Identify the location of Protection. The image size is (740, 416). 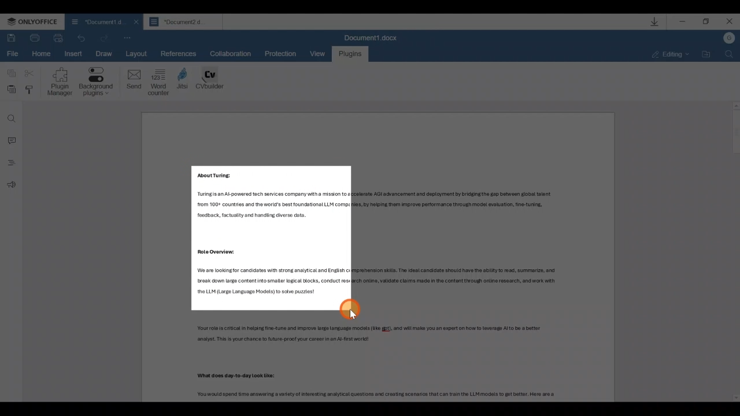
(284, 54).